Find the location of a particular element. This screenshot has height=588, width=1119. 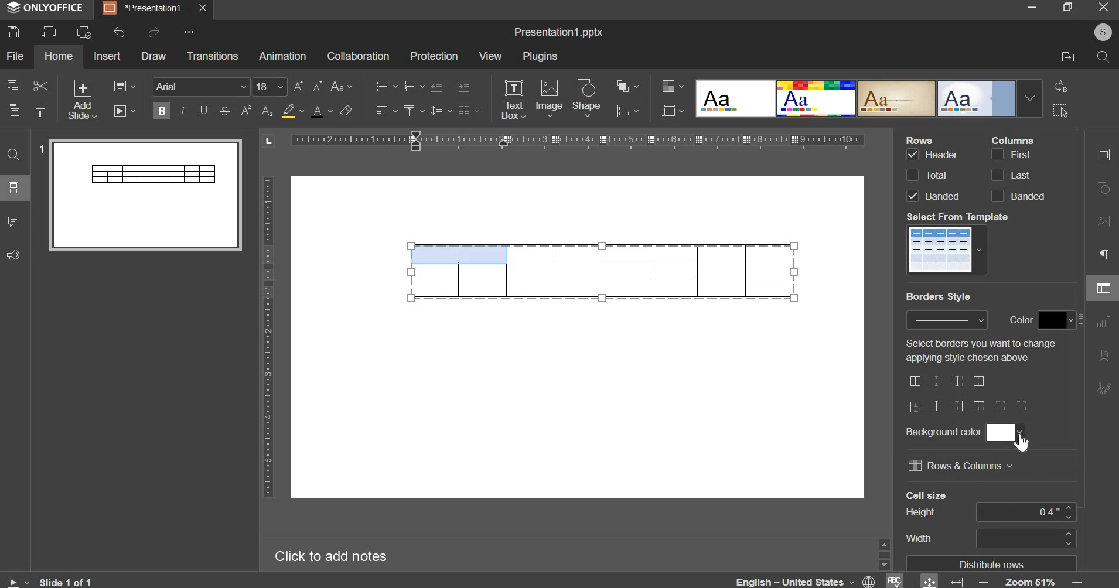

bullets is located at coordinates (385, 86).